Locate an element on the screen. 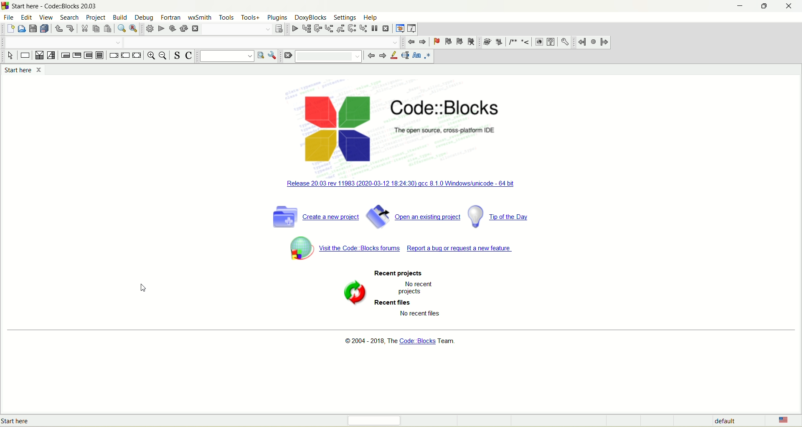  build and run is located at coordinates (172, 28).